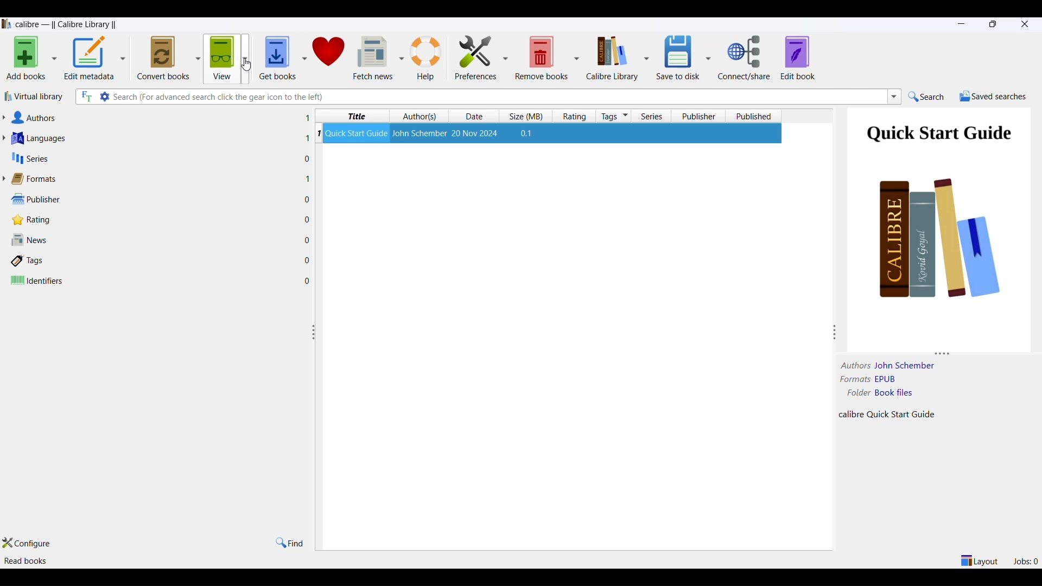 The height and width of the screenshot is (586, 1042). What do you see at coordinates (372, 56) in the screenshot?
I see `fetch news` at bounding box center [372, 56].